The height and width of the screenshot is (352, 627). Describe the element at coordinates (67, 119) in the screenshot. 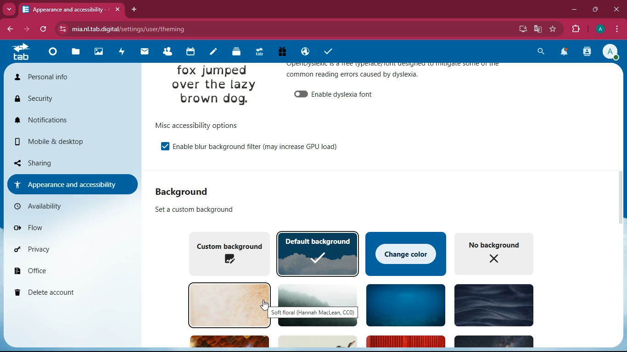

I see `notifications` at that location.